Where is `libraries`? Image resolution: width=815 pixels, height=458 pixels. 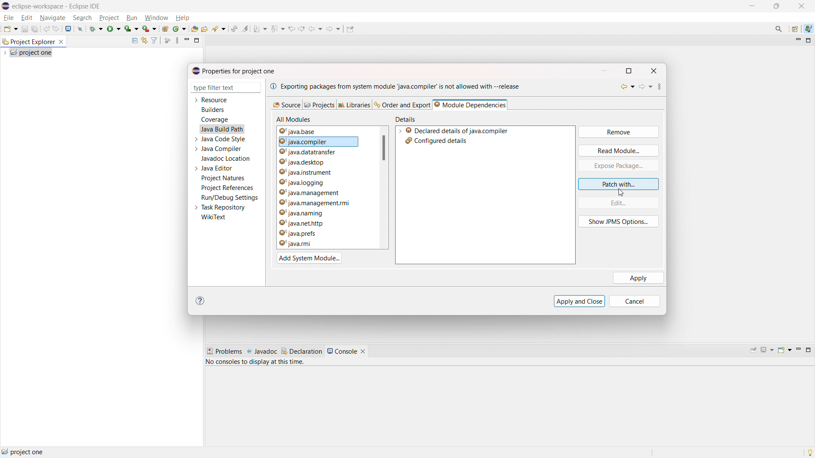
libraries is located at coordinates (355, 104).